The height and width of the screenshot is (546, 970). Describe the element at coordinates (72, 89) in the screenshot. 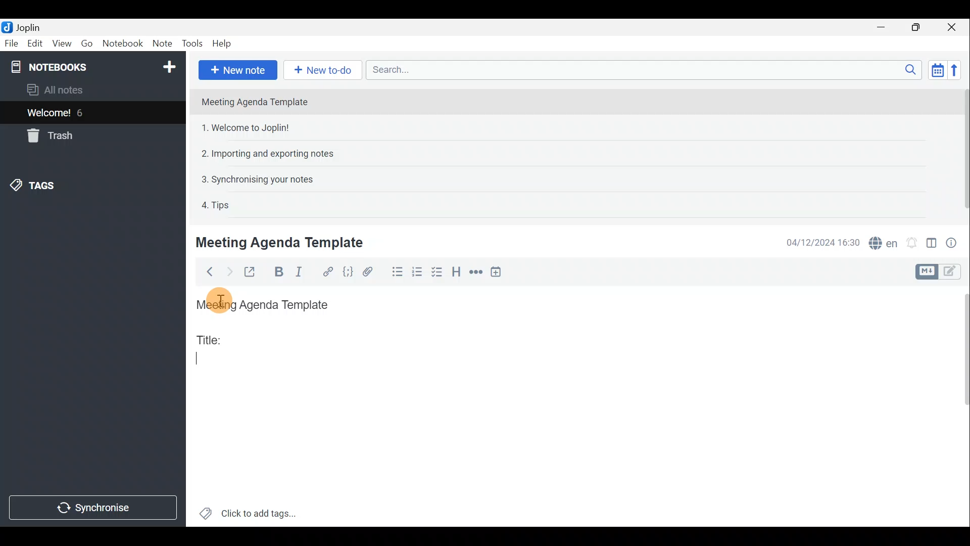

I see `All notes` at that location.